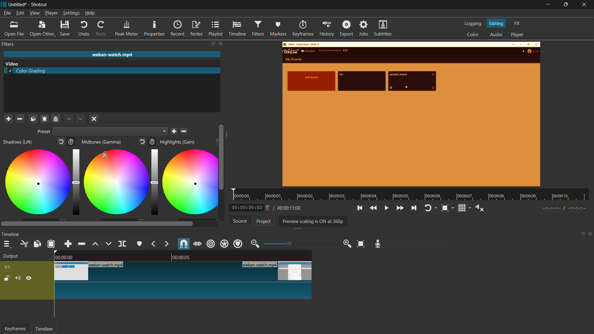 The image size is (594, 334). I want to click on paste filters, so click(44, 119).